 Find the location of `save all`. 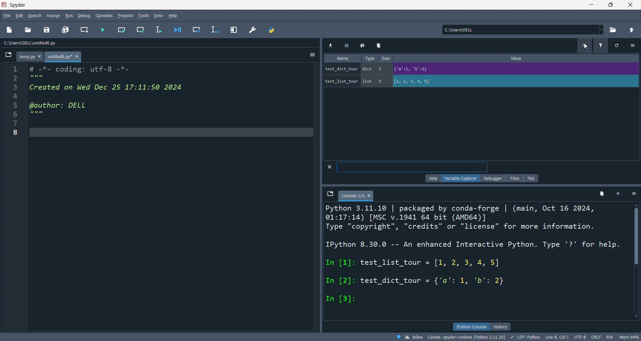

save all is located at coordinates (64, 29).